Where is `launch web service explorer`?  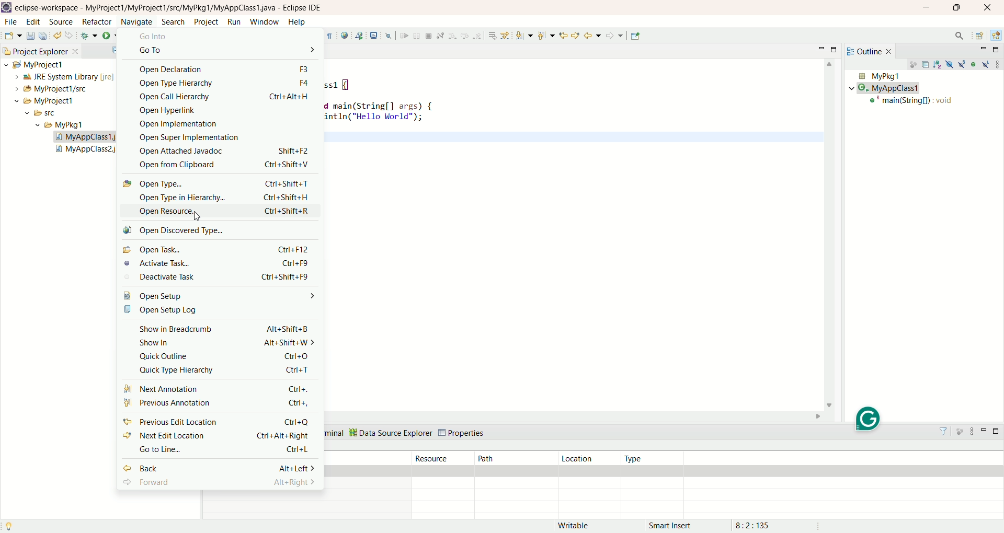 launch web service explorer is located at coordinates (359, 35).